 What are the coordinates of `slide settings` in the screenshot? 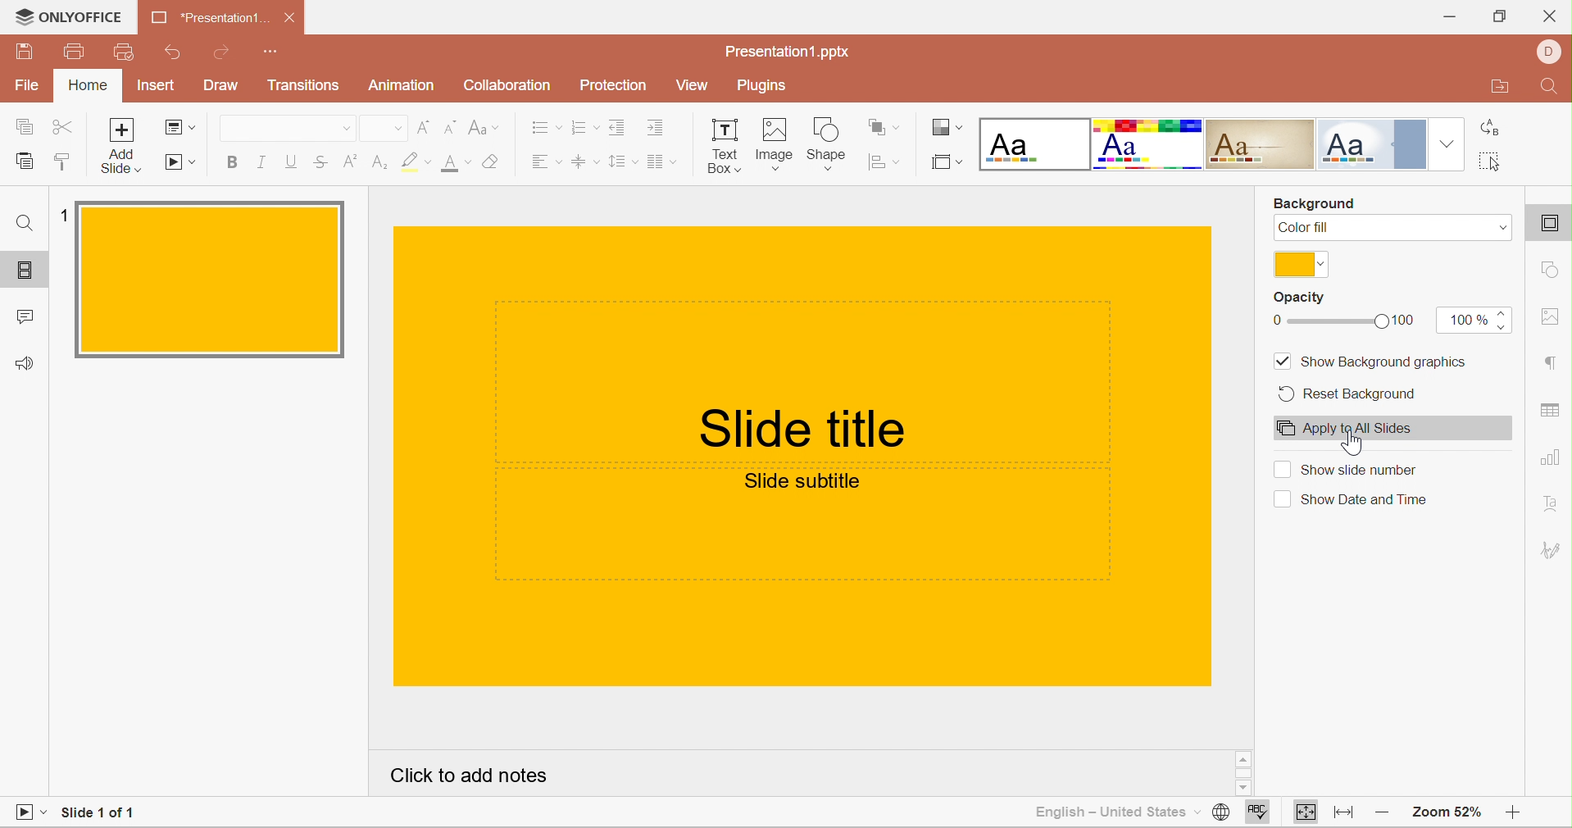 It's located at (1553, 226).